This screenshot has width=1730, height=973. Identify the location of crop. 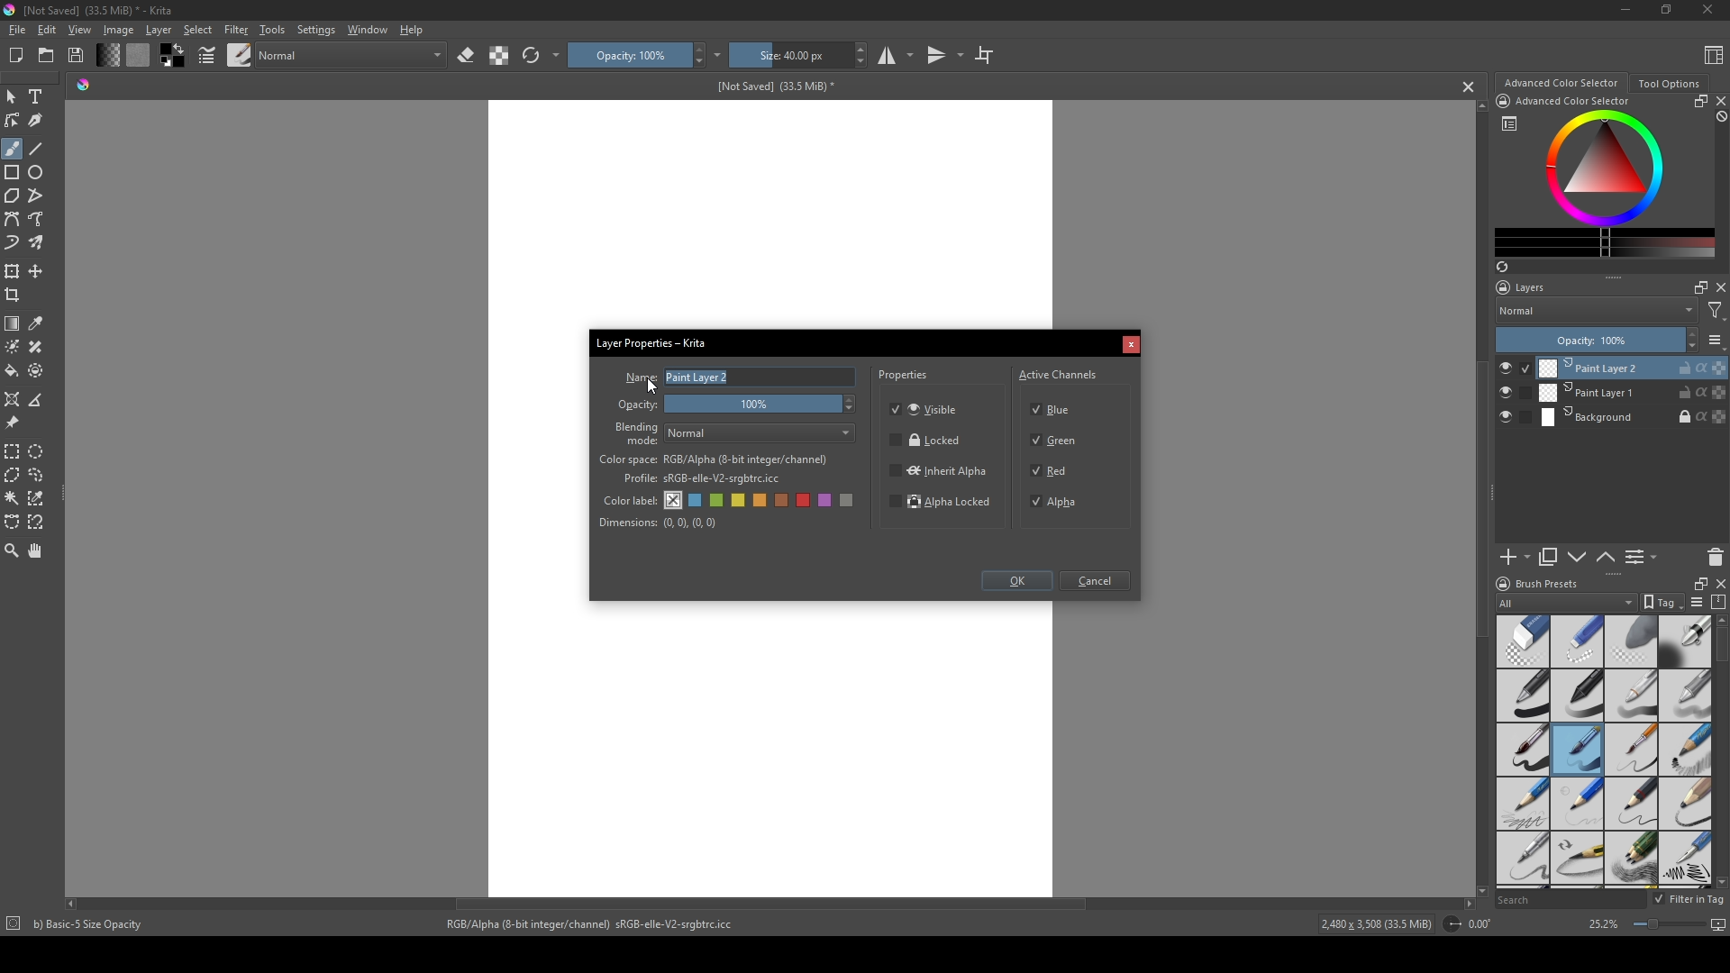
(984, 54).